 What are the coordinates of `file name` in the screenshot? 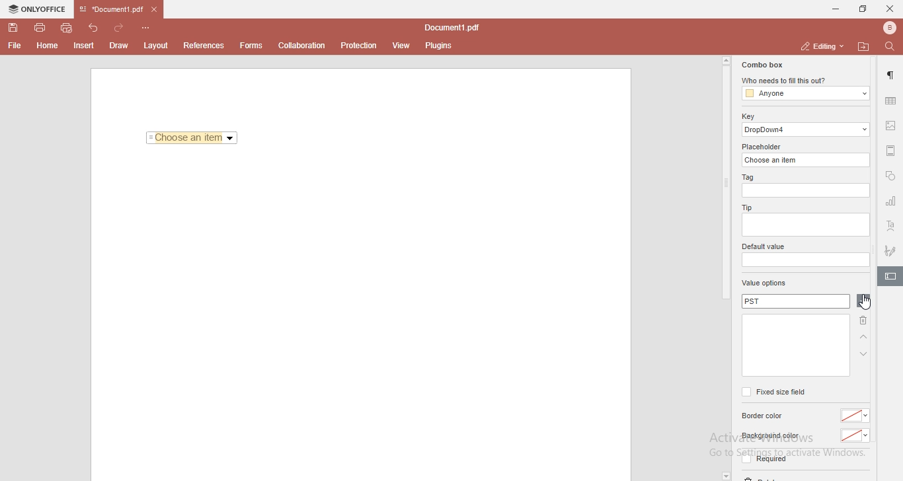 It's located at (455, 28).